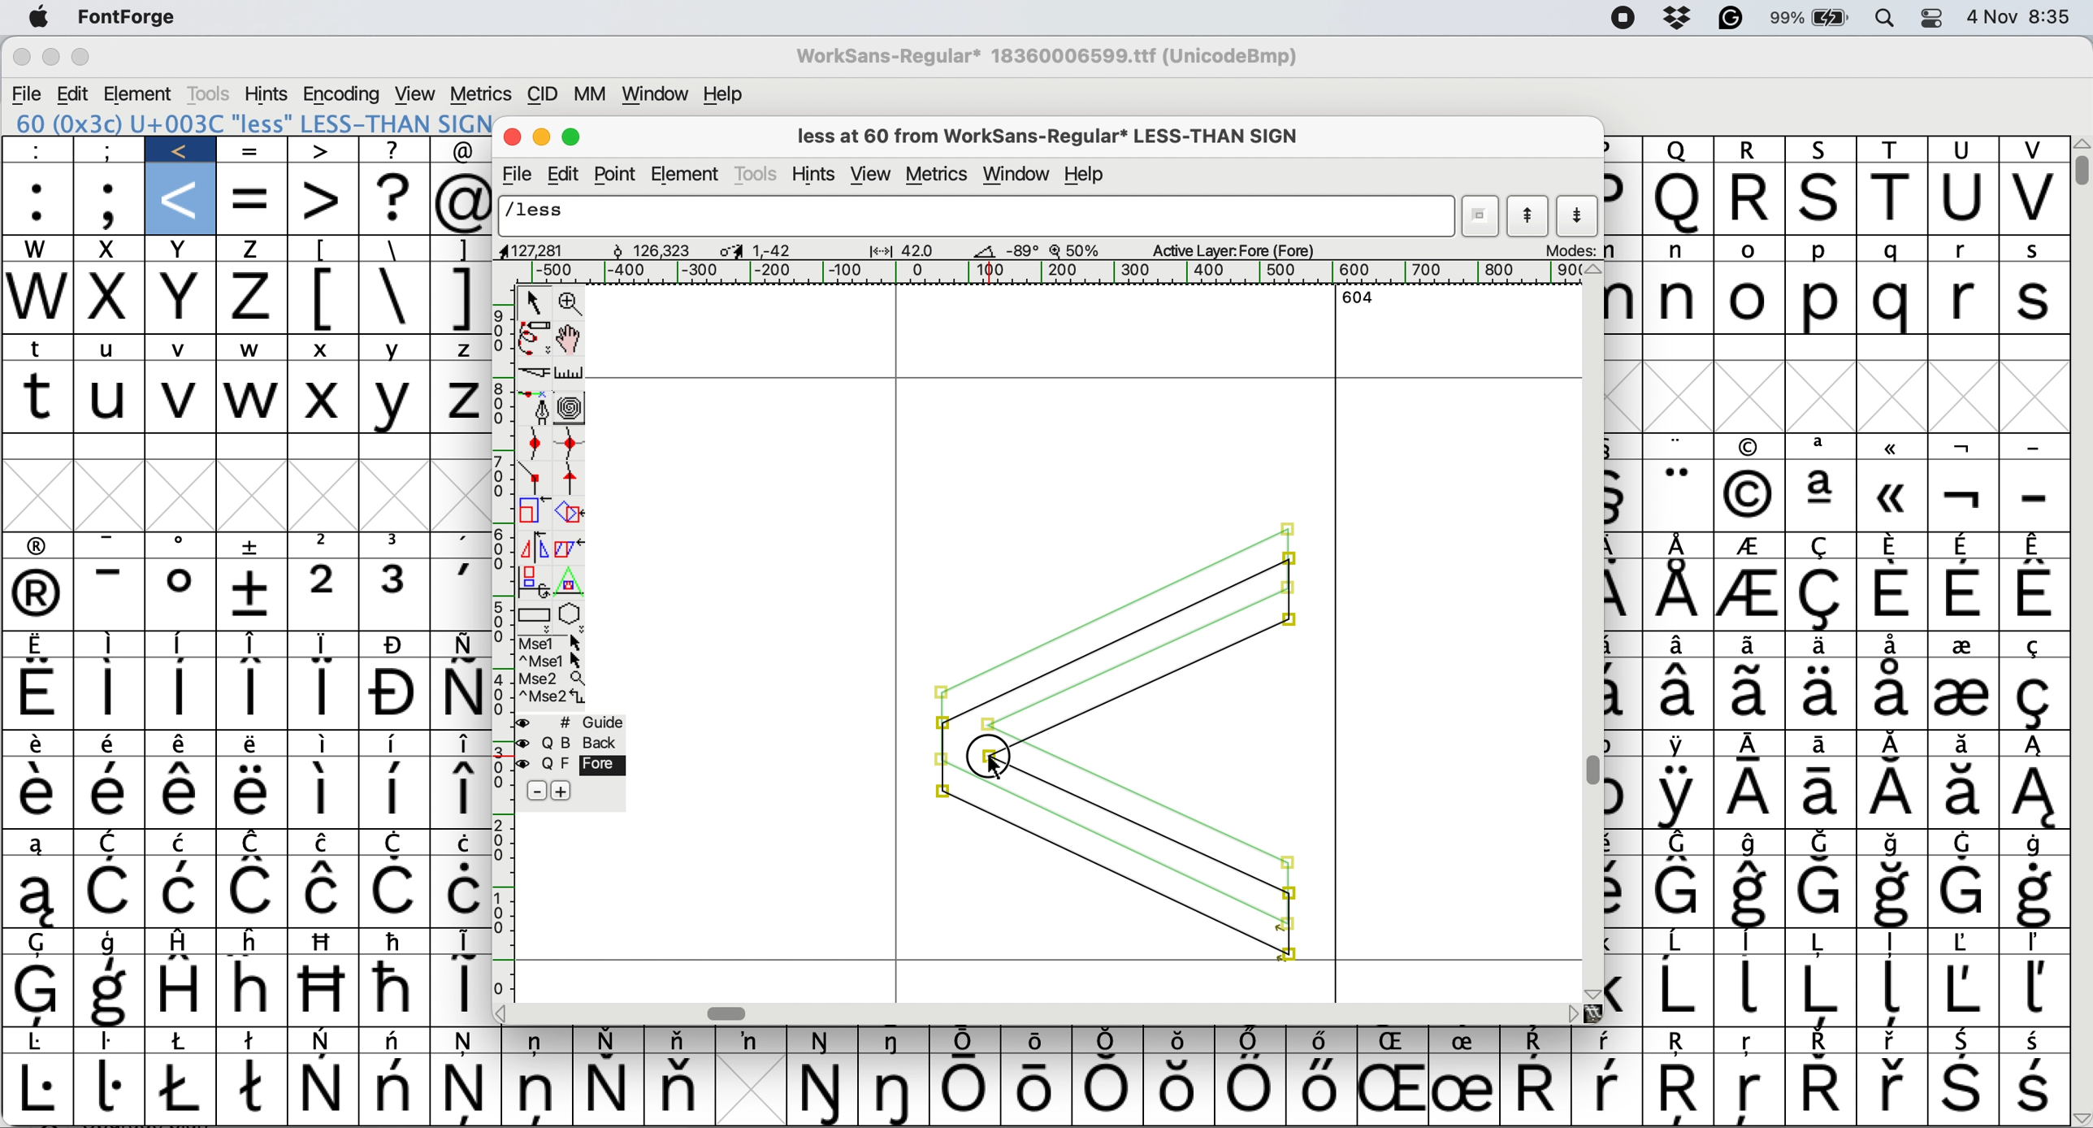 The image size is (2093, 1128). What do you see at coordinates (2034, 944) in the screenshot?
I see `Symbol` at bounding box center [2034, 944].